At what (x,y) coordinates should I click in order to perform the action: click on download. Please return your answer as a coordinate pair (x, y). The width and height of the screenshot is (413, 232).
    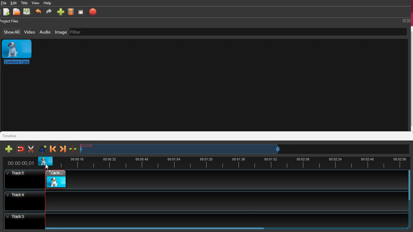
    Looking at the image, I should click on (27, 11).